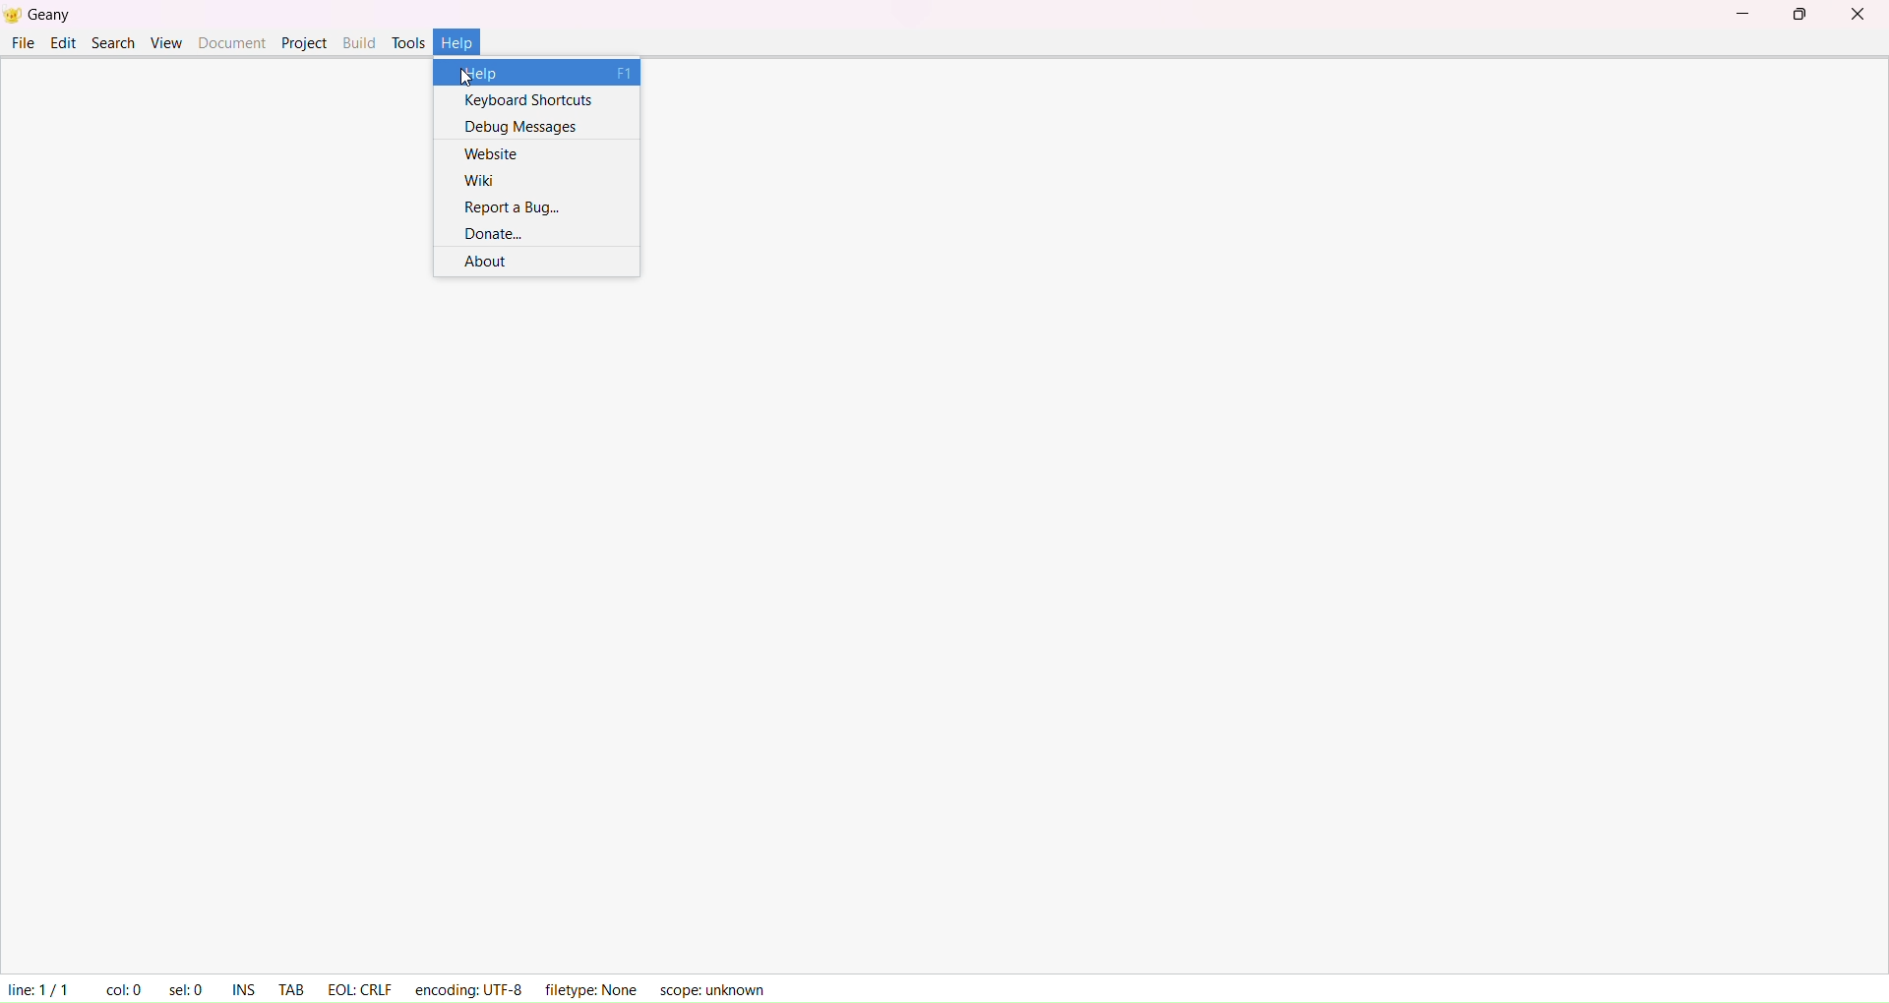 This screenshot has width=1889, height=1003. I want to click on logo, so click(13, 16).